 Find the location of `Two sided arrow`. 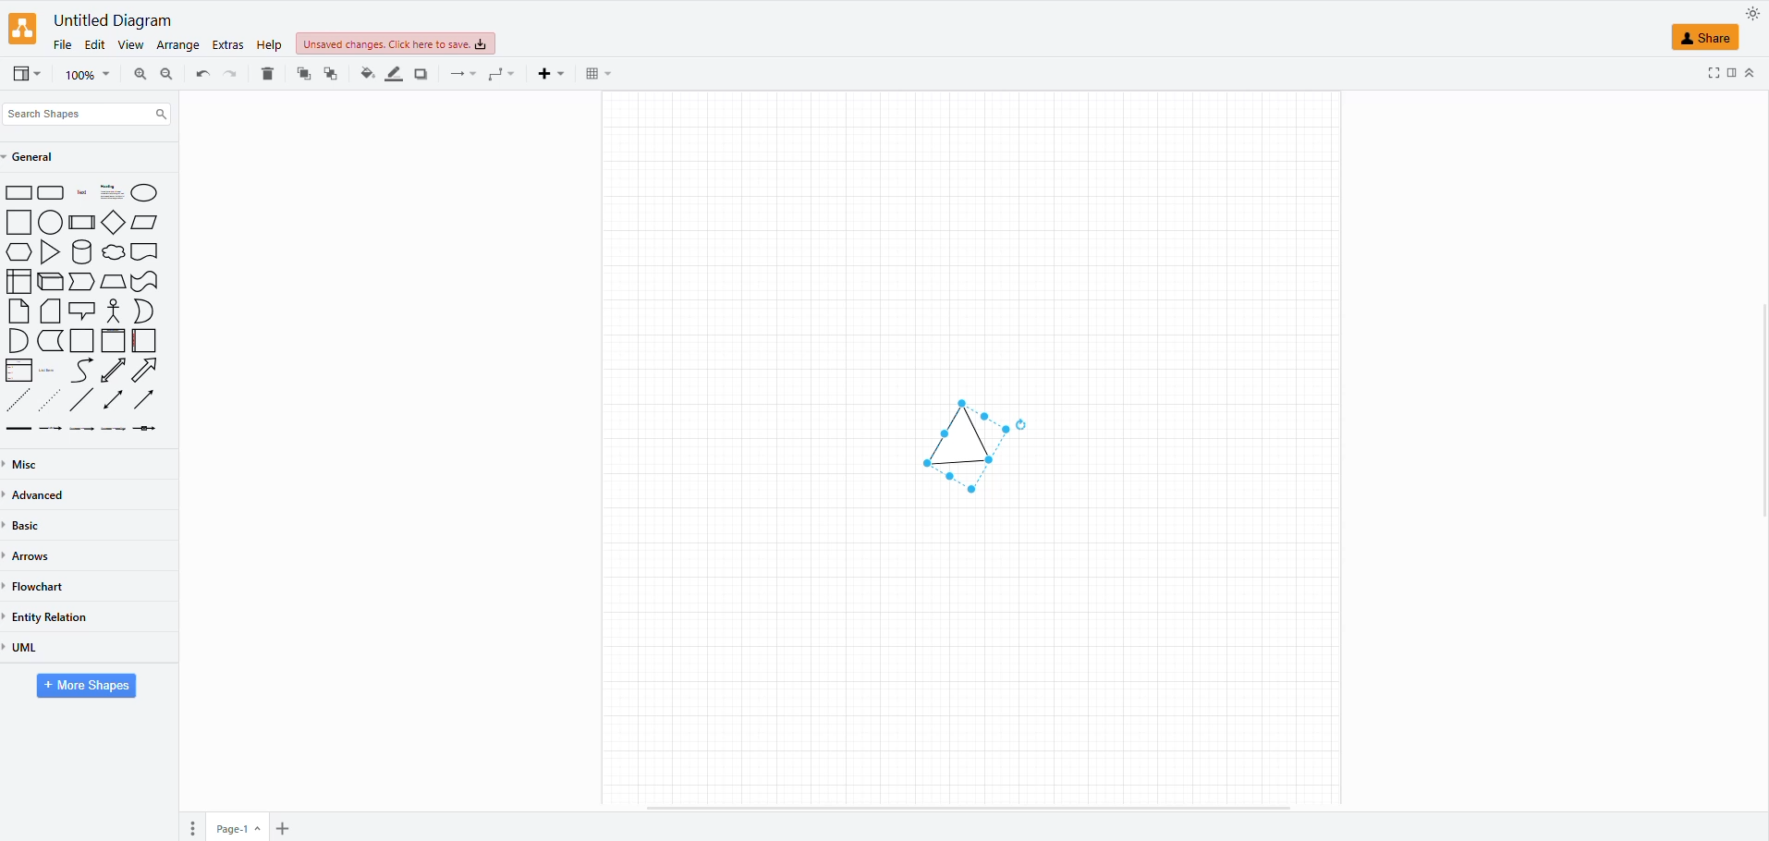

Two sided arrow is located at coordinates (113, 399).